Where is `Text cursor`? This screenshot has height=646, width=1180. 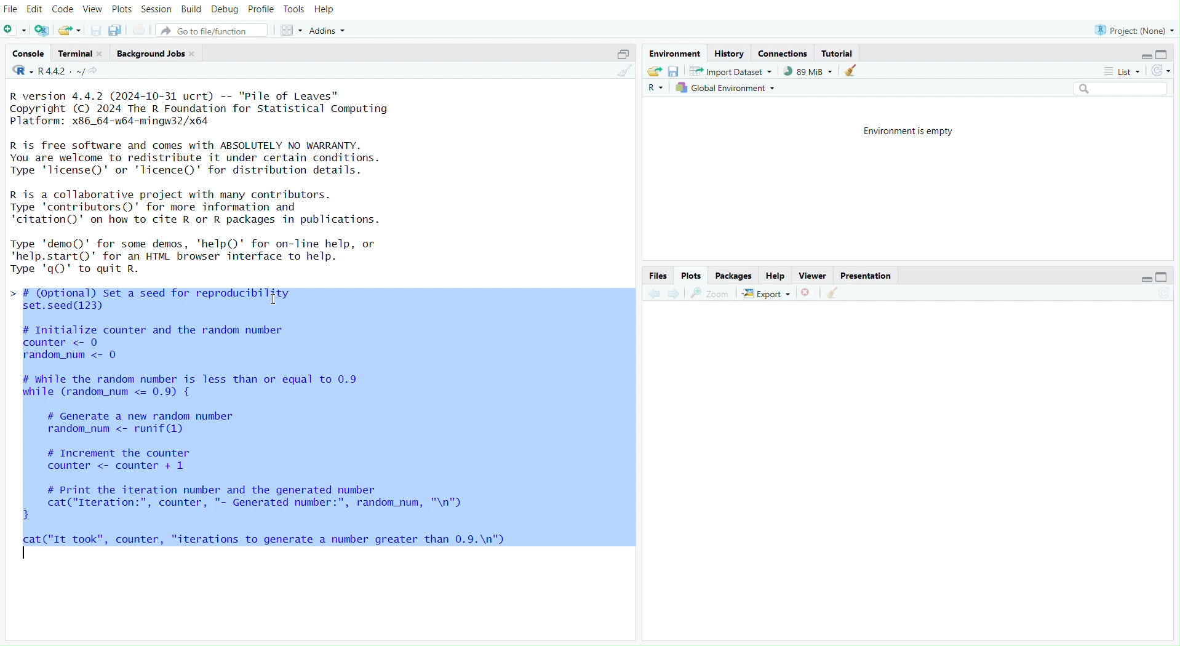
Text cursor is located at coordinates (266, 298).